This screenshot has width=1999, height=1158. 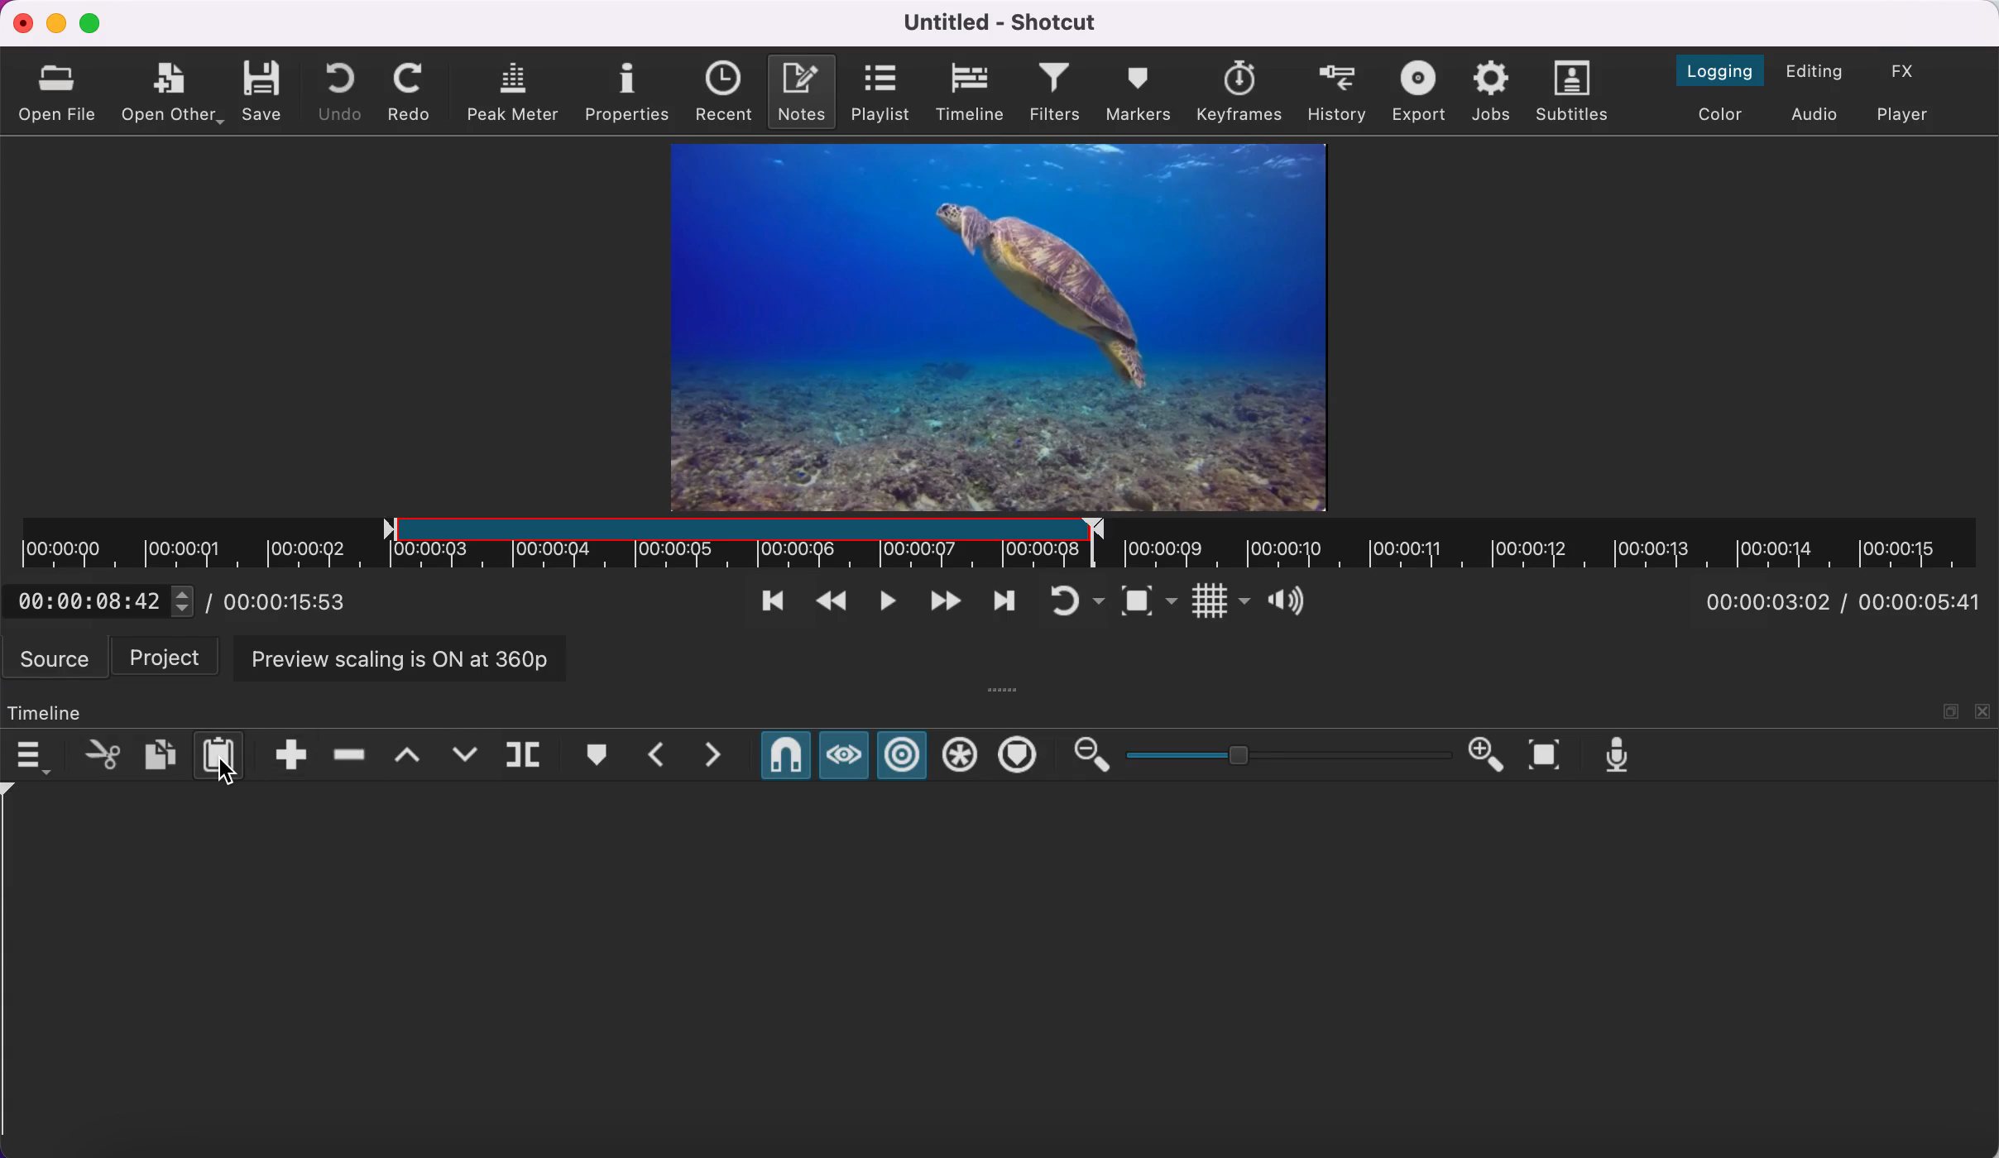 What do you see at coordinates (830, 604) in the screenshot?
I see `play quickly backwards` at bounding box center [830, 604].